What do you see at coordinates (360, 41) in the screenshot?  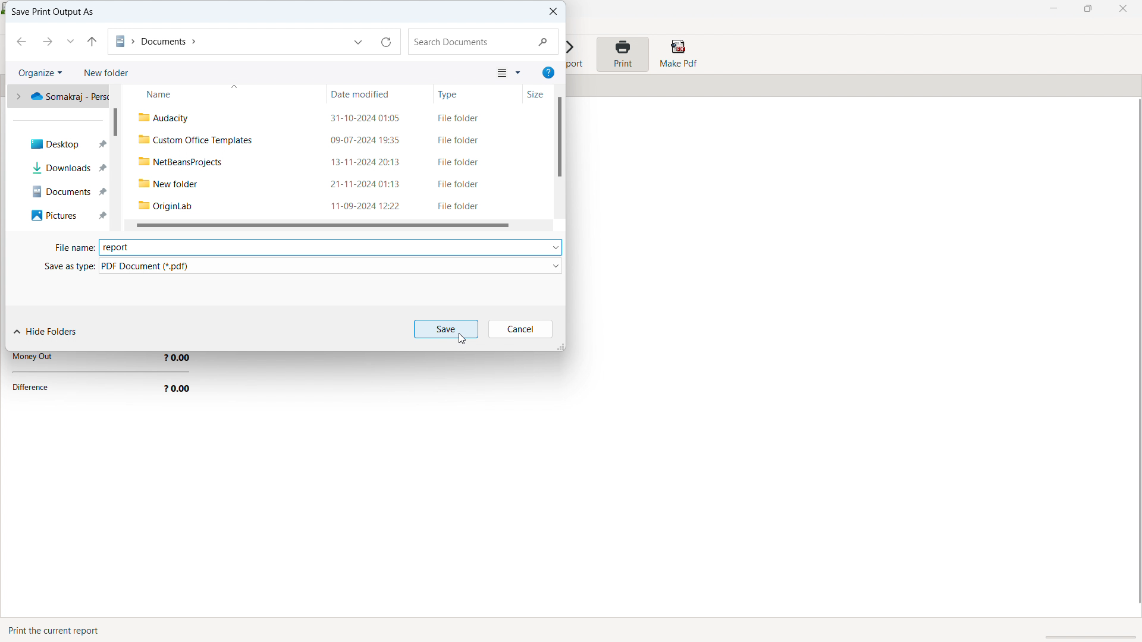 I see `location history` at bounding box center [360, 41].